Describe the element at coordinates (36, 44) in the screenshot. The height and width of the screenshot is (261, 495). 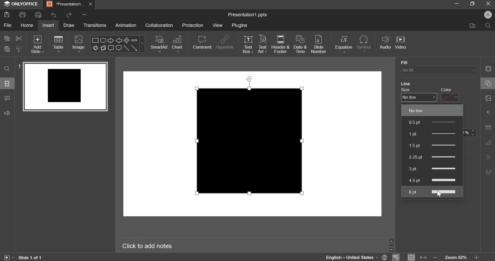
I see `add slide` at that location.